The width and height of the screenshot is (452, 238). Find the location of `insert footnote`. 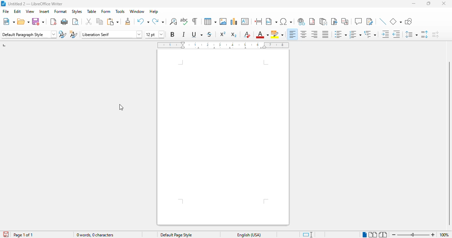

insert footnote is located at coordinates (312, 21).